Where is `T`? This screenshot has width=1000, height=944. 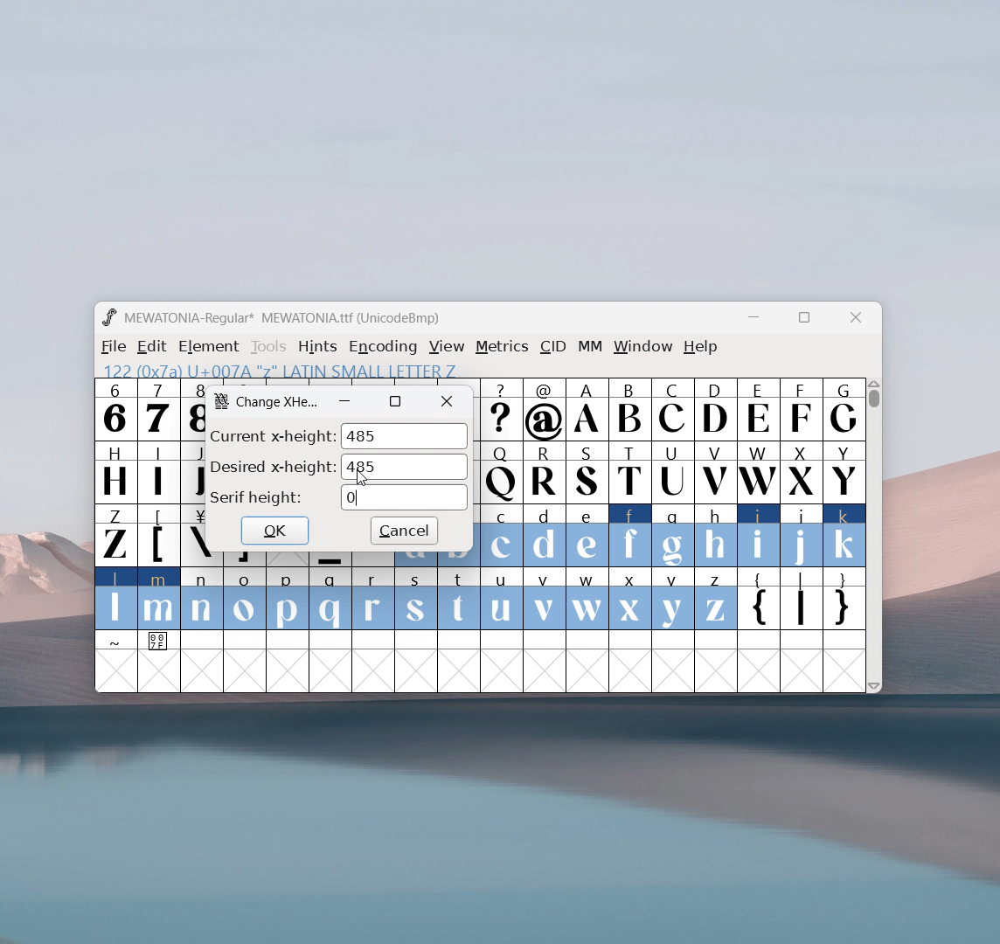
T is located at coordinates (631, 473).